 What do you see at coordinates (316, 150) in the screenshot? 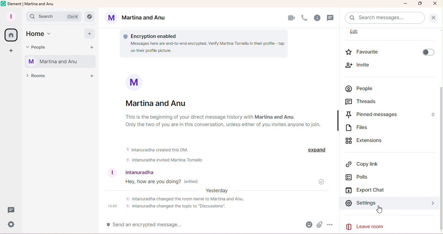
I see `expand` at bounding box center [316, 150].